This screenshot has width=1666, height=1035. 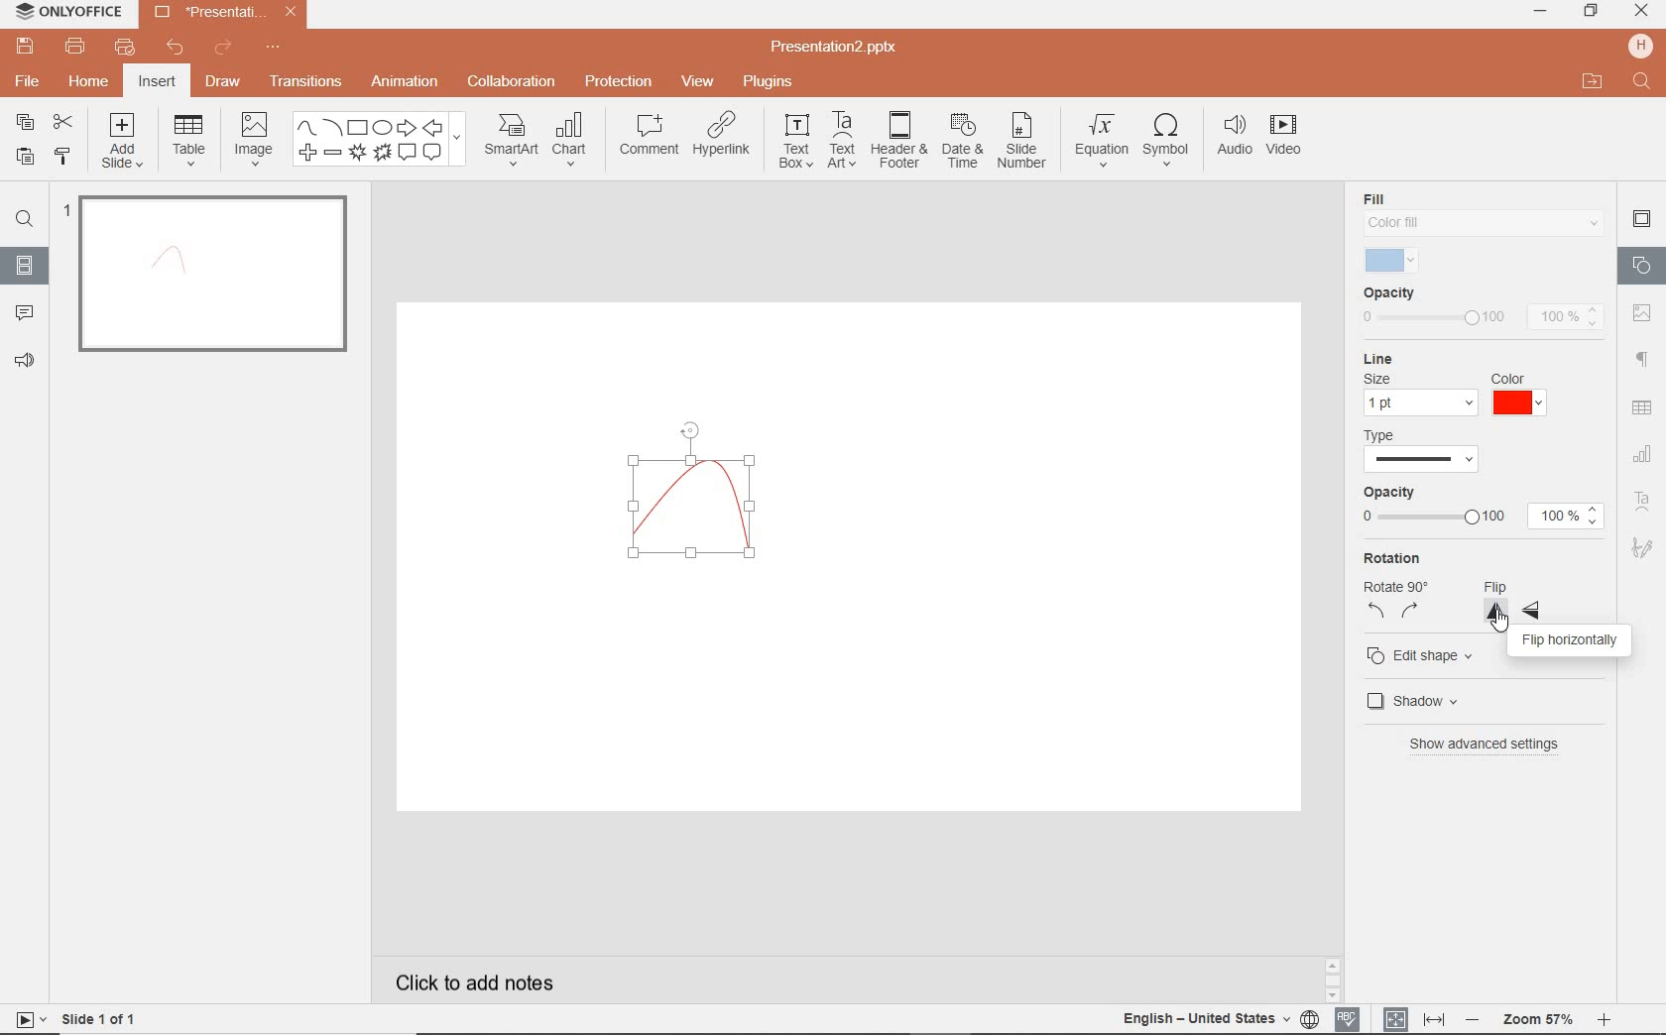 I want to click on MINIMIZE, so click(x=1540, y=12).